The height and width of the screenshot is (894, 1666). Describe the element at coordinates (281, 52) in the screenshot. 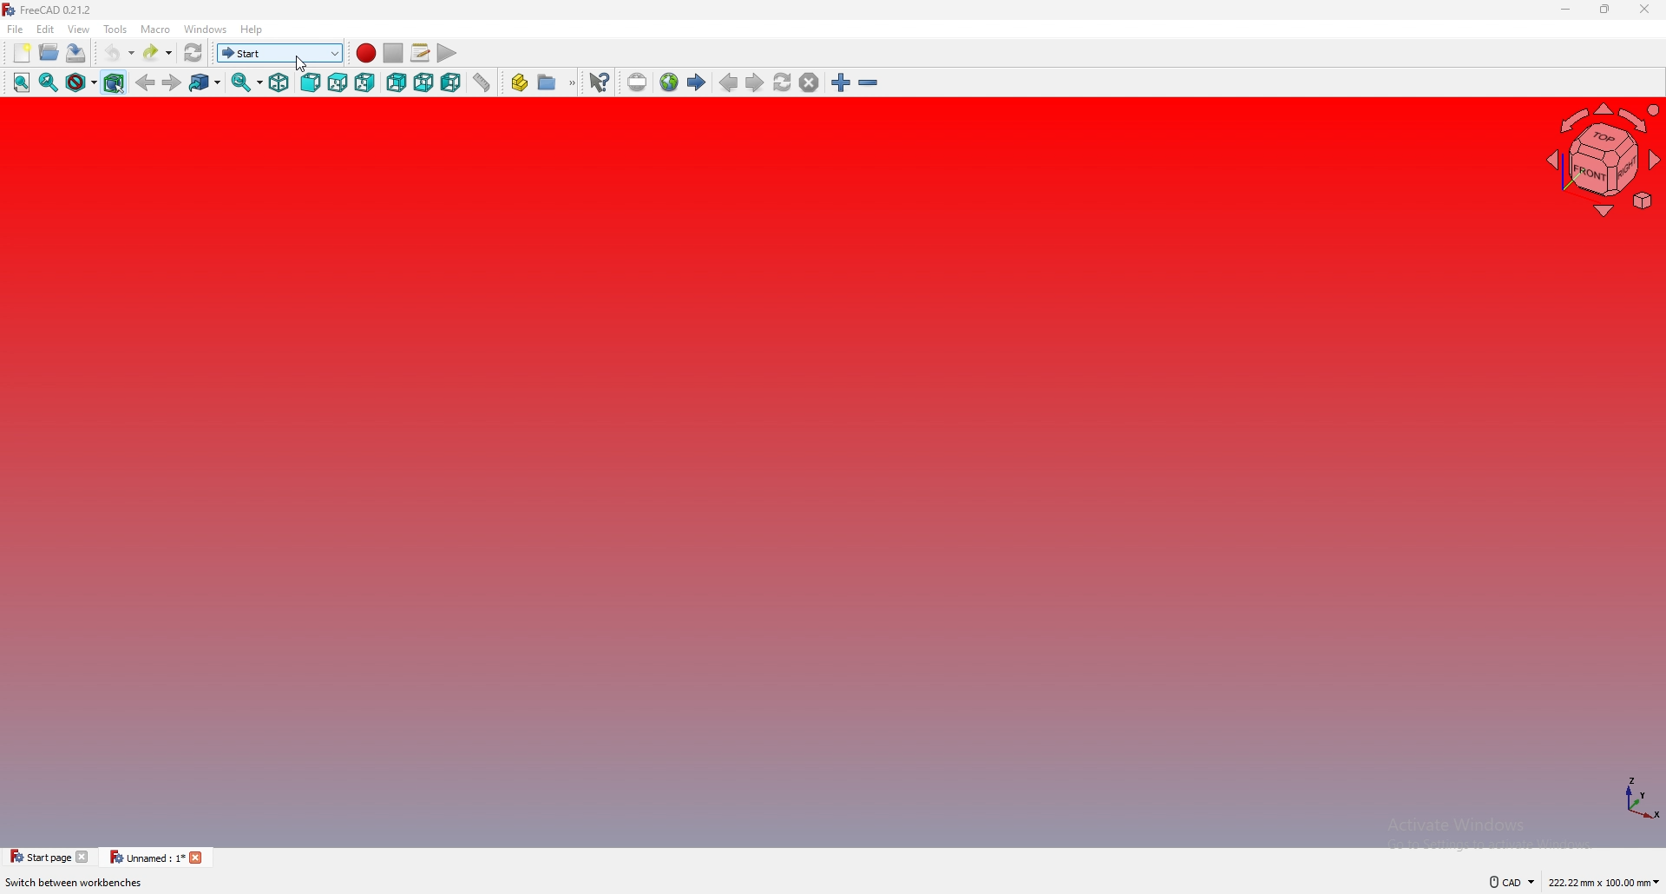

I see `switch workbench` at that location.